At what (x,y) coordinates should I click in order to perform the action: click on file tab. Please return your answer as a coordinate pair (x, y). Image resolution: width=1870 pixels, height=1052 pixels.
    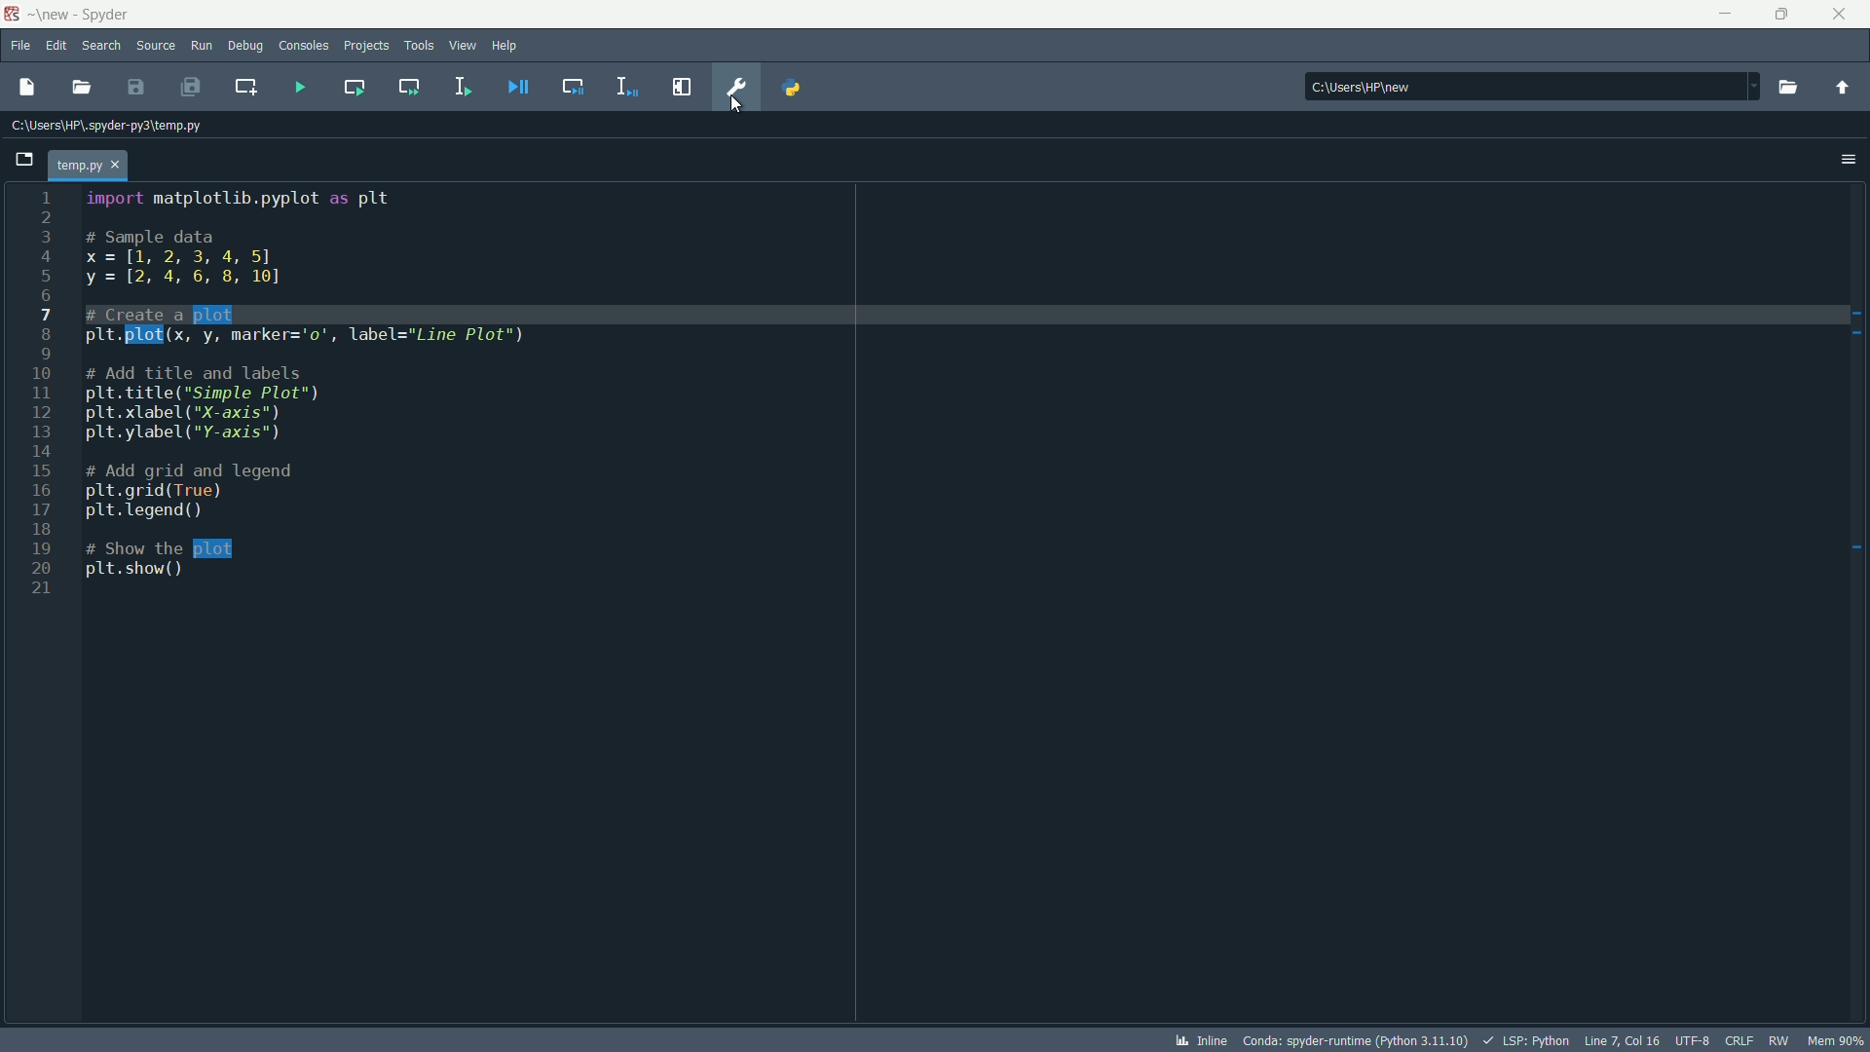
    Looking at the image, I should click on (90, 164).